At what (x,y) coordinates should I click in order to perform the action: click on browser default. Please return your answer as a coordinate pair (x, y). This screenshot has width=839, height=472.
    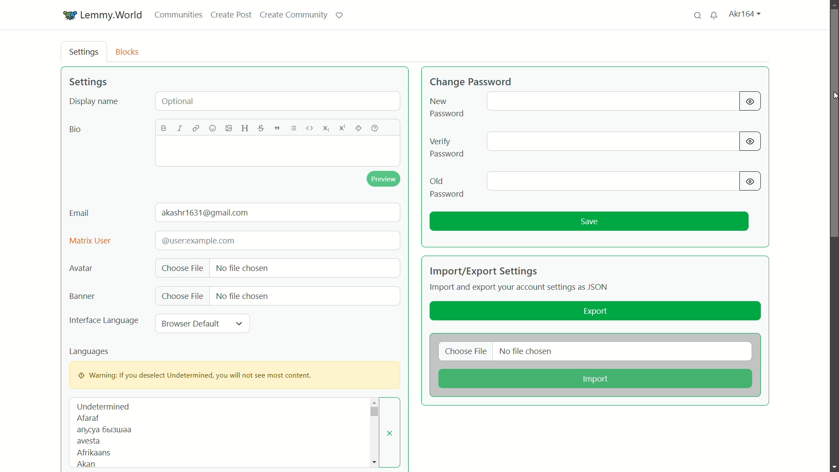
    Looking at the image, I should click on (188, 324).